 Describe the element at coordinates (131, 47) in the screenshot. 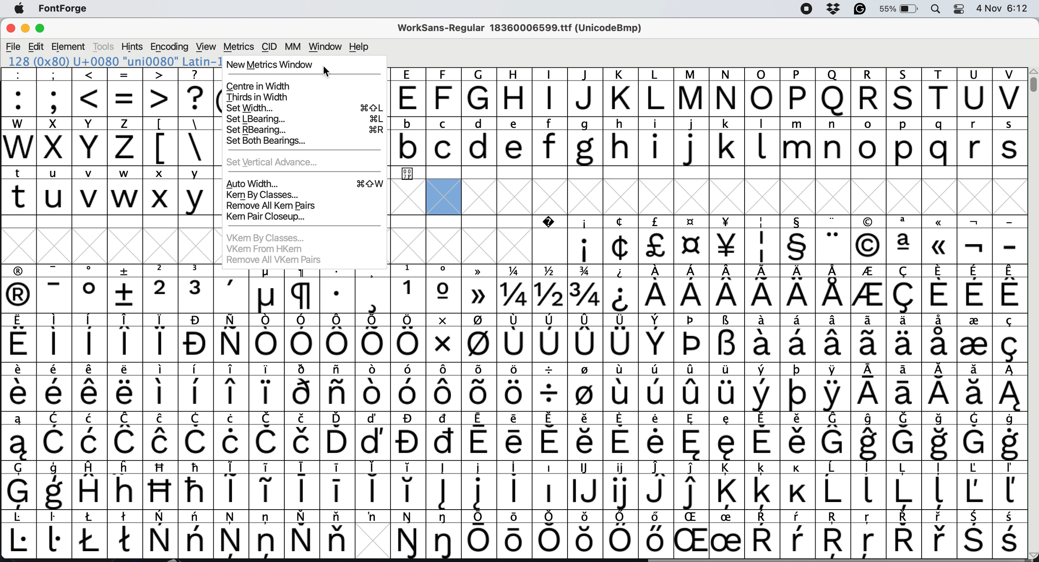

I see `Hints` at that location.